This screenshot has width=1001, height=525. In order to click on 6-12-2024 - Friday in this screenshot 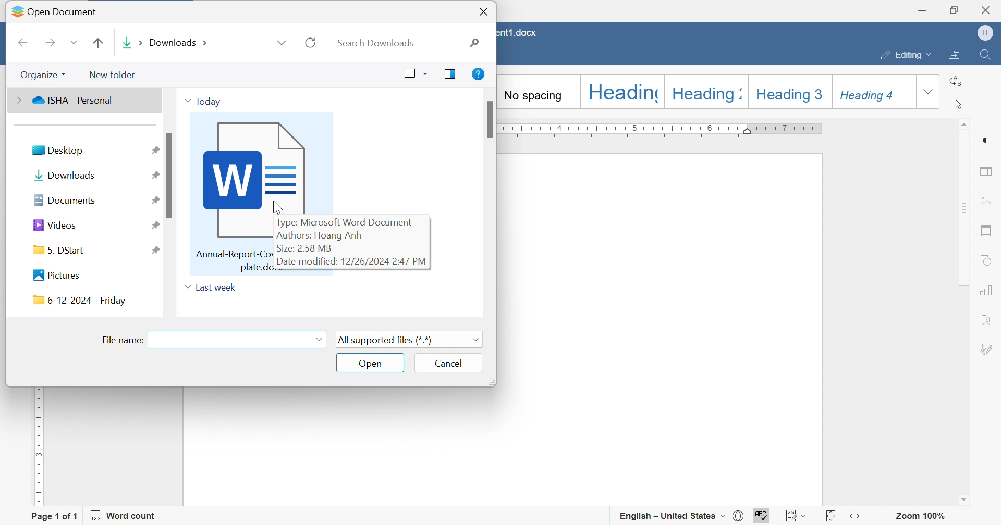, I will do `click(77, 300)`.